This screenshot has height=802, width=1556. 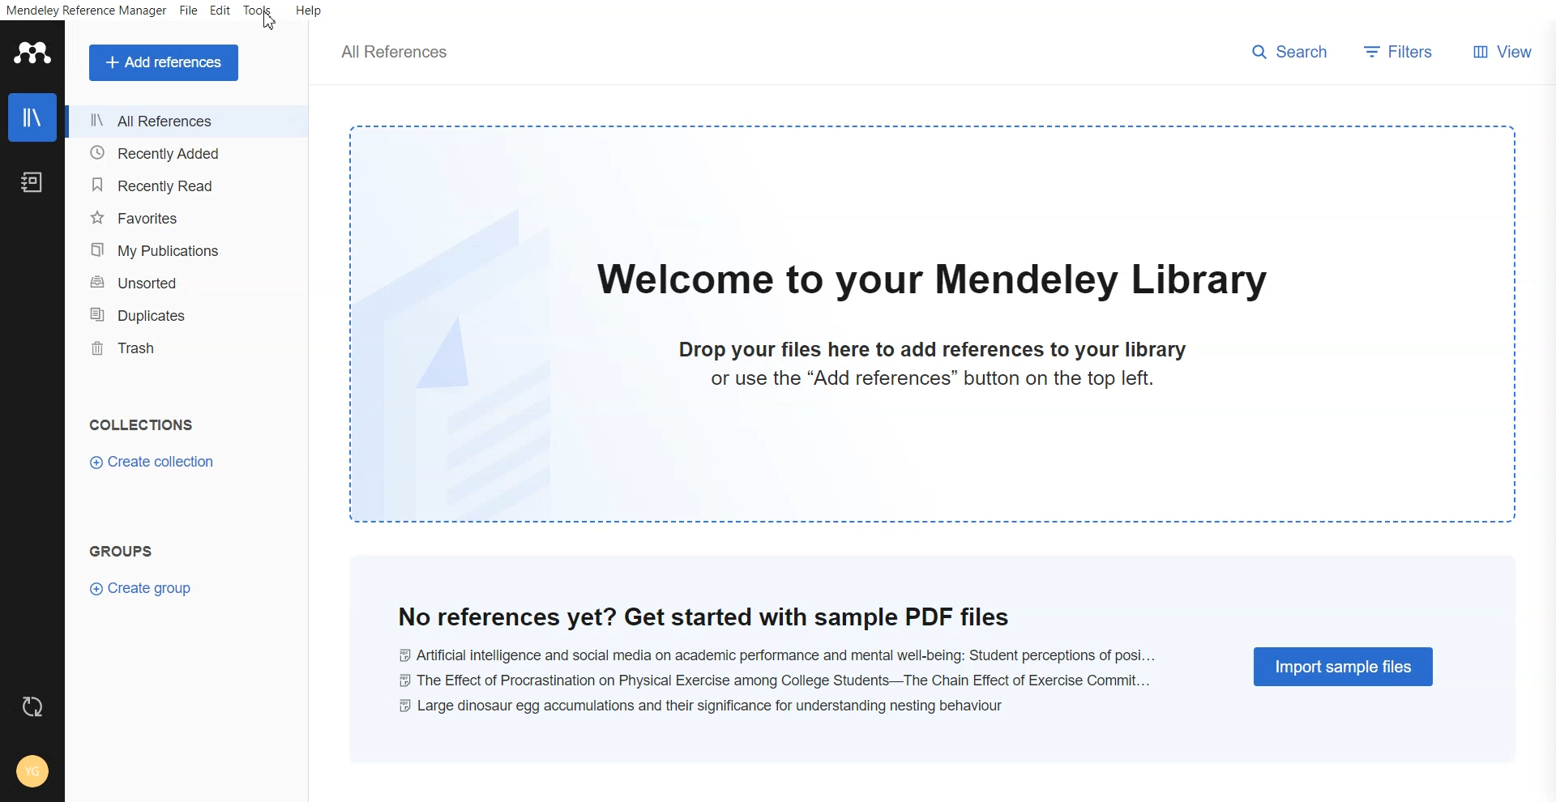 I want to click on Trash, so click(x=186, y=346).